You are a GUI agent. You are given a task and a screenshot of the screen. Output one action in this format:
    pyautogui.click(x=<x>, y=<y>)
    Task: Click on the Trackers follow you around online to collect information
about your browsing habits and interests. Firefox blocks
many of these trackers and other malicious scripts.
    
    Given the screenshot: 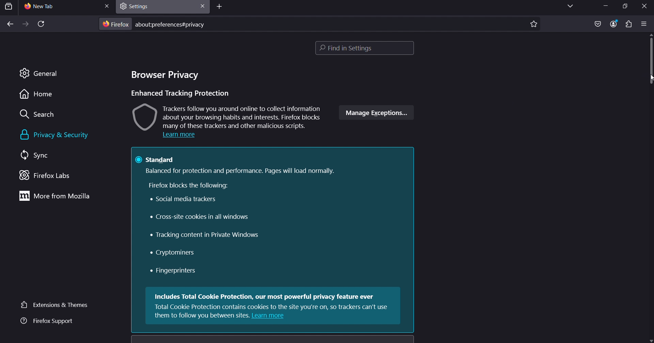 What is the action you would take?
    pyautogui.click(x=244, y=117)
    